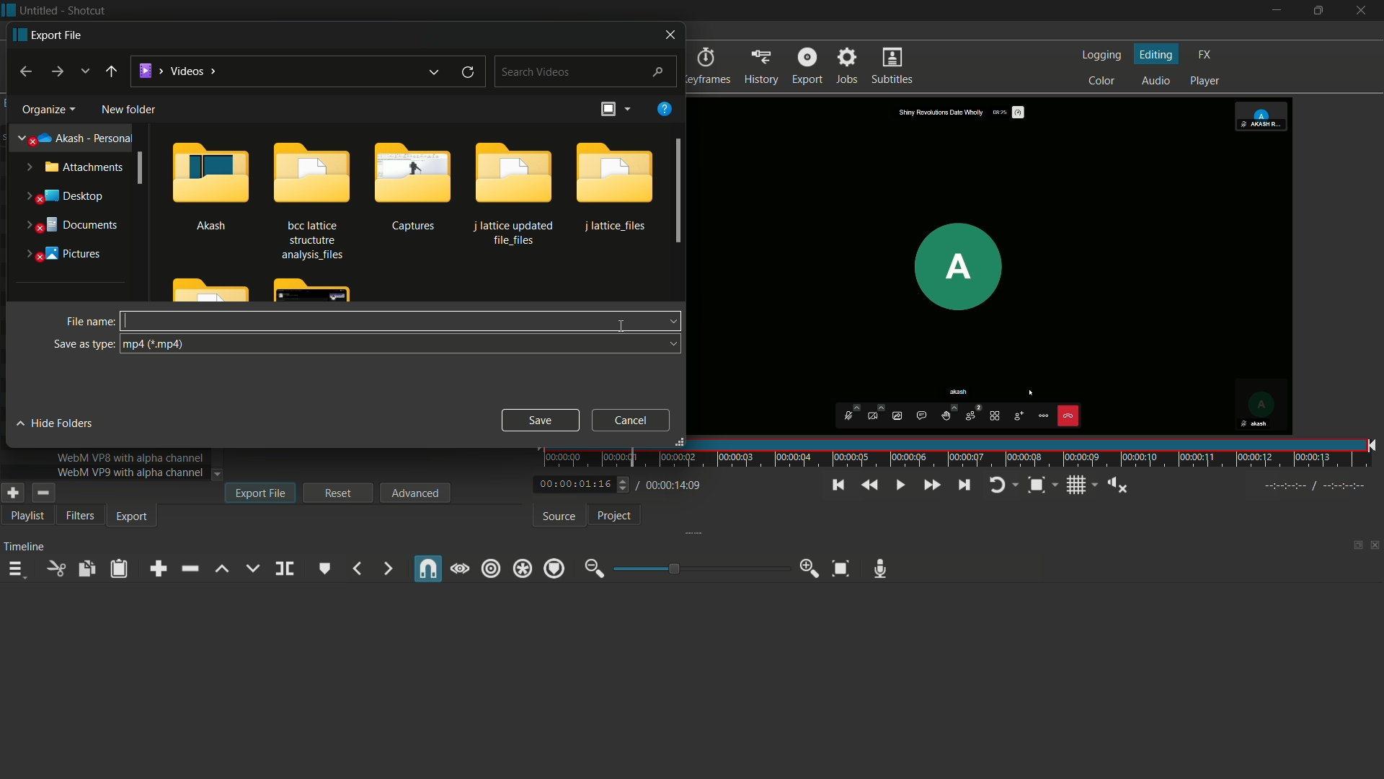 This screenshot has height=779, width=1384. I want to click on imported file, so click(997, 266).